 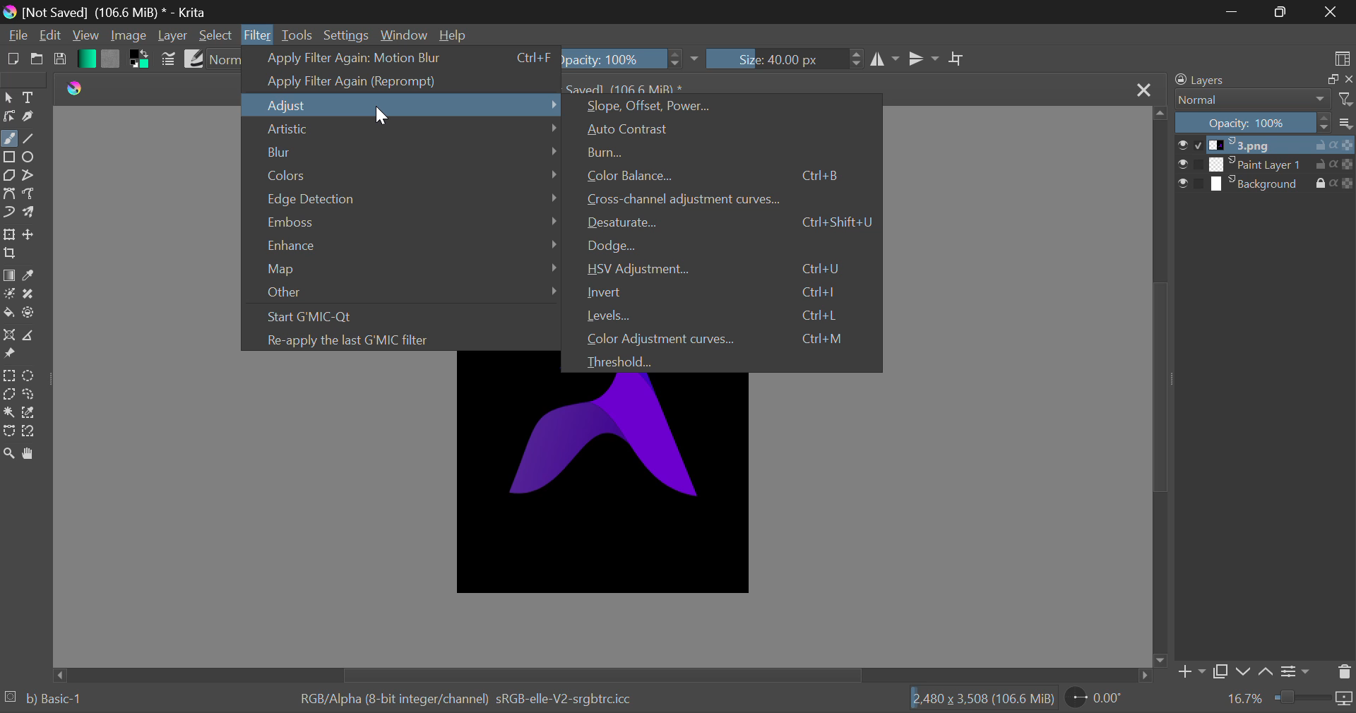 I want to click on move up, so click(x=1159, y=114).